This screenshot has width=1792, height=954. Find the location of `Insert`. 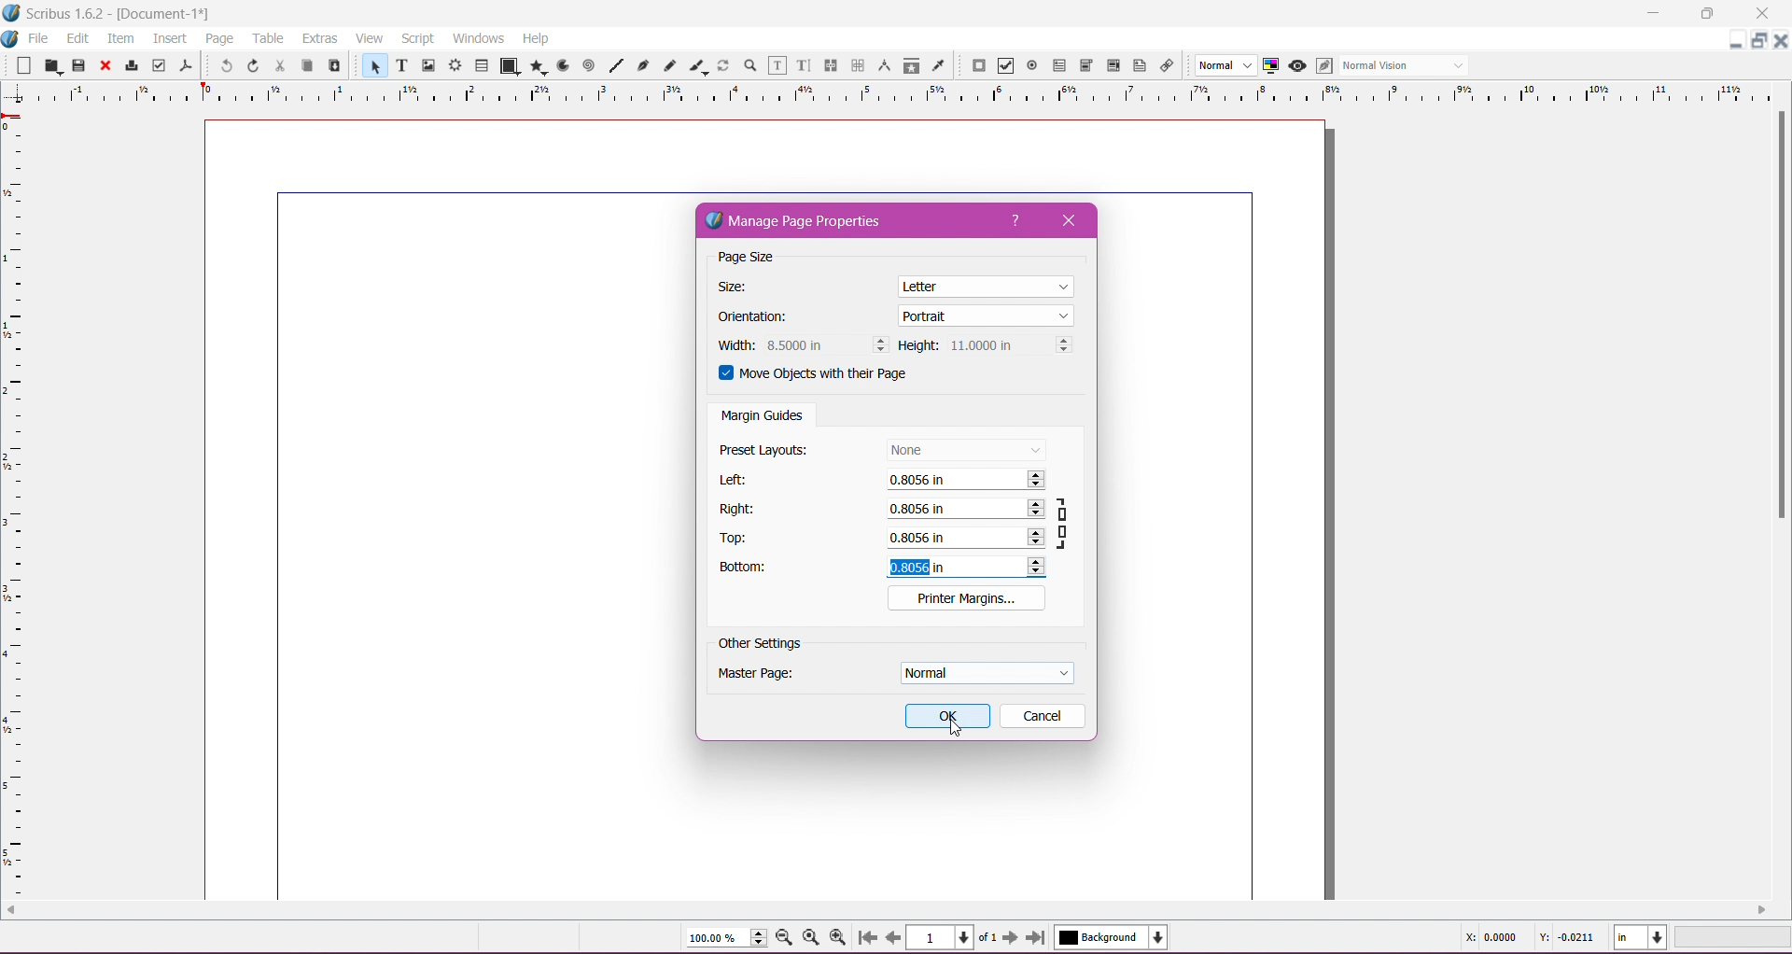

Insert is located at coordinates (169, 39).